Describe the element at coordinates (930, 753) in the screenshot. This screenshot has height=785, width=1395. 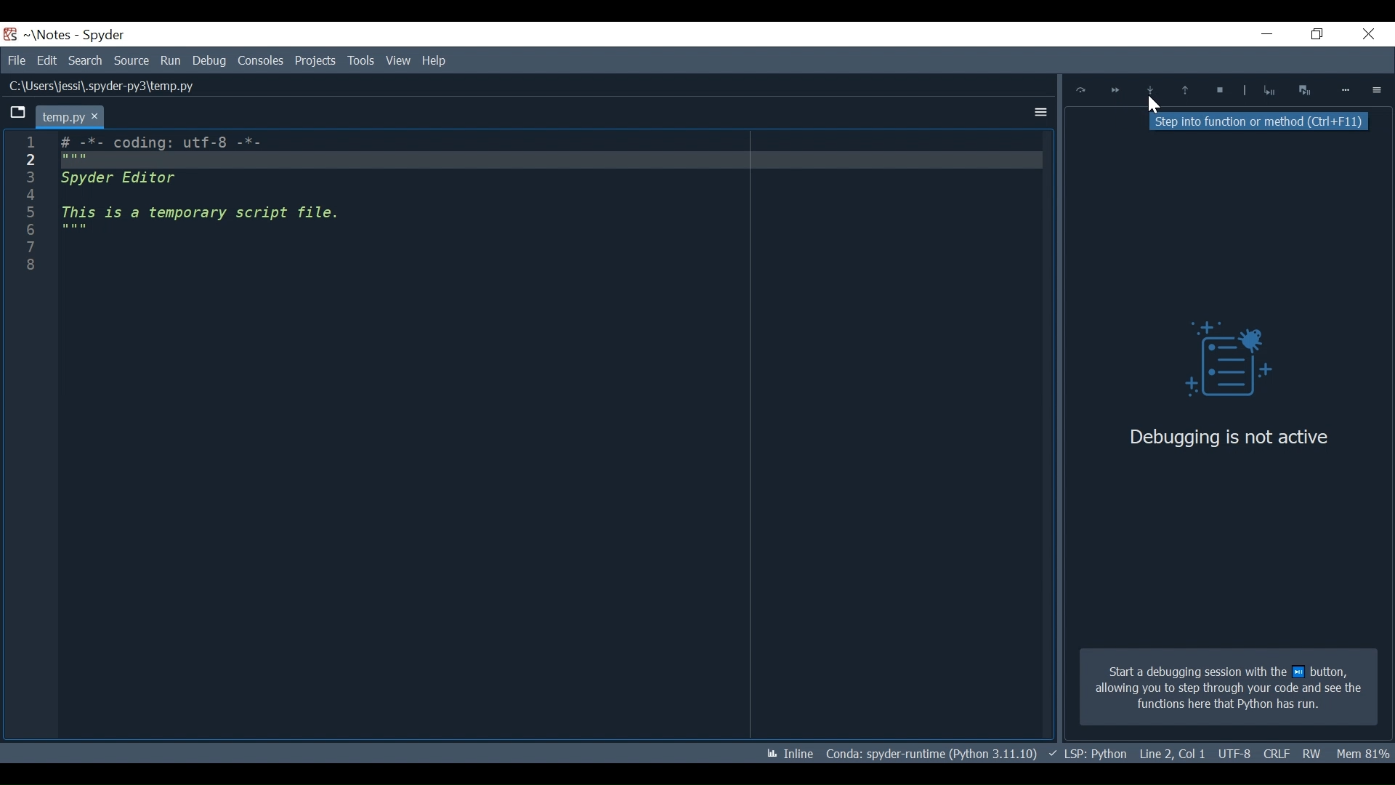
I see `Conda Environment Indicator` at that location.